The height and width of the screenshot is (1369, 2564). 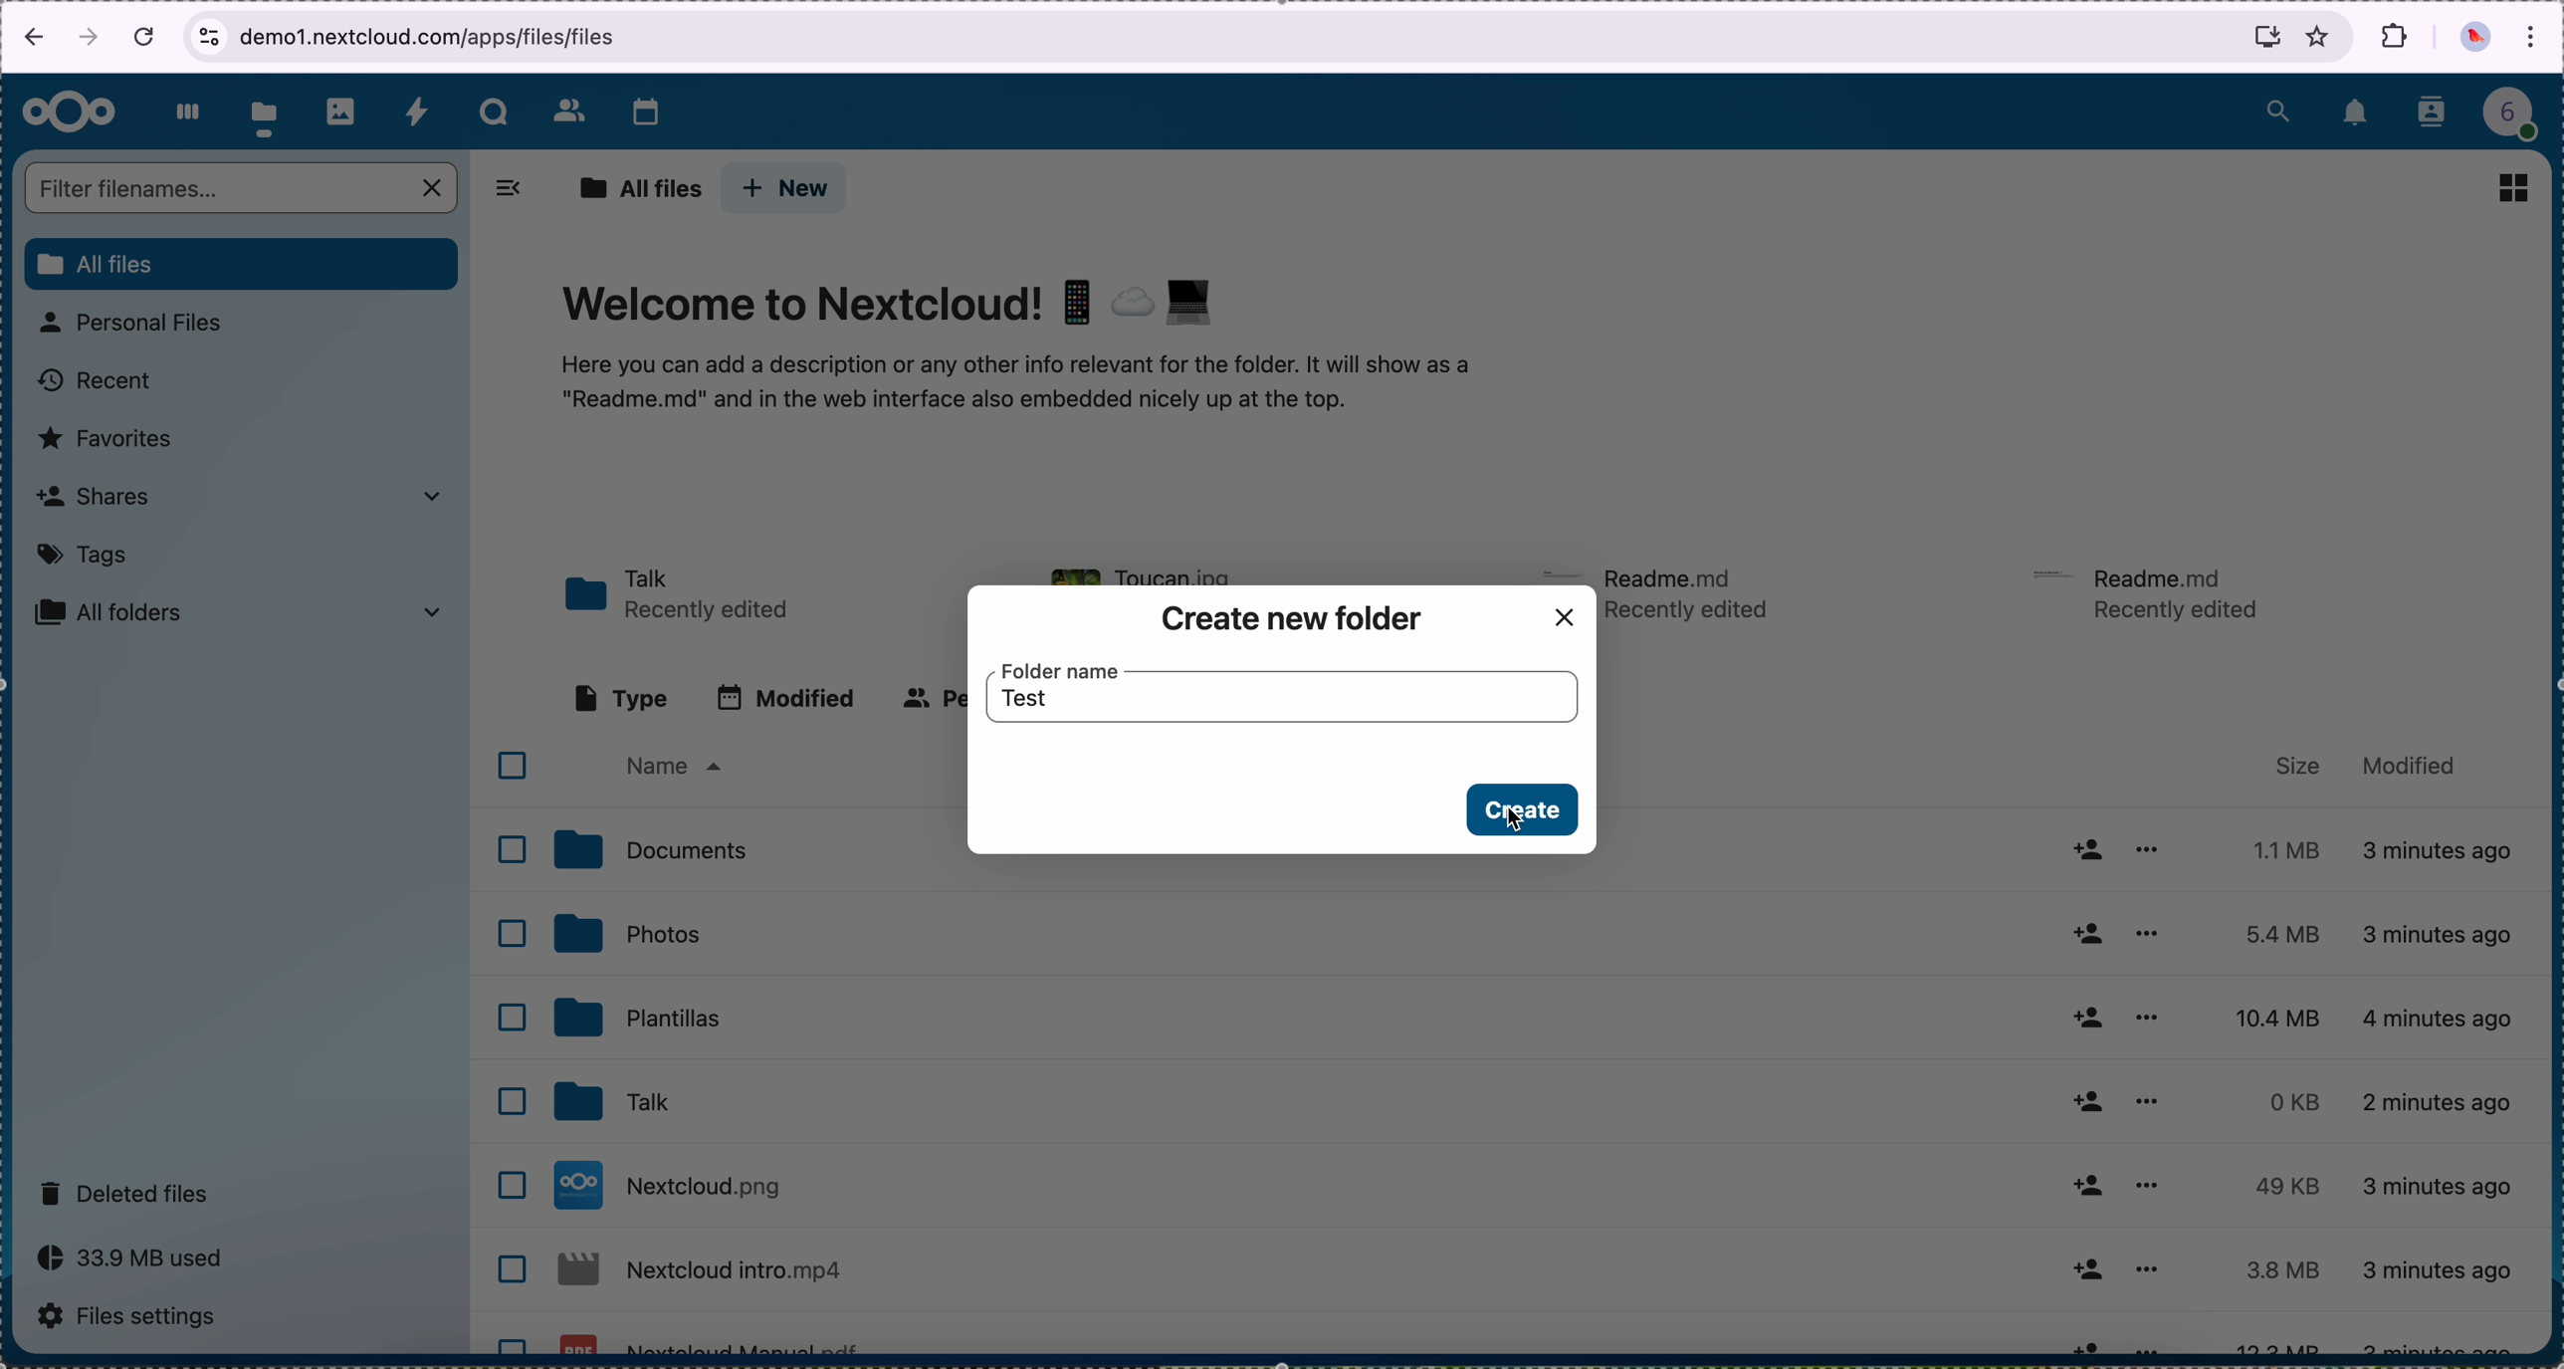 What do you see at coordinates (704, 1276) in the screenshot?
I see `Nextcloud file` at bounding box center [704, 1276].